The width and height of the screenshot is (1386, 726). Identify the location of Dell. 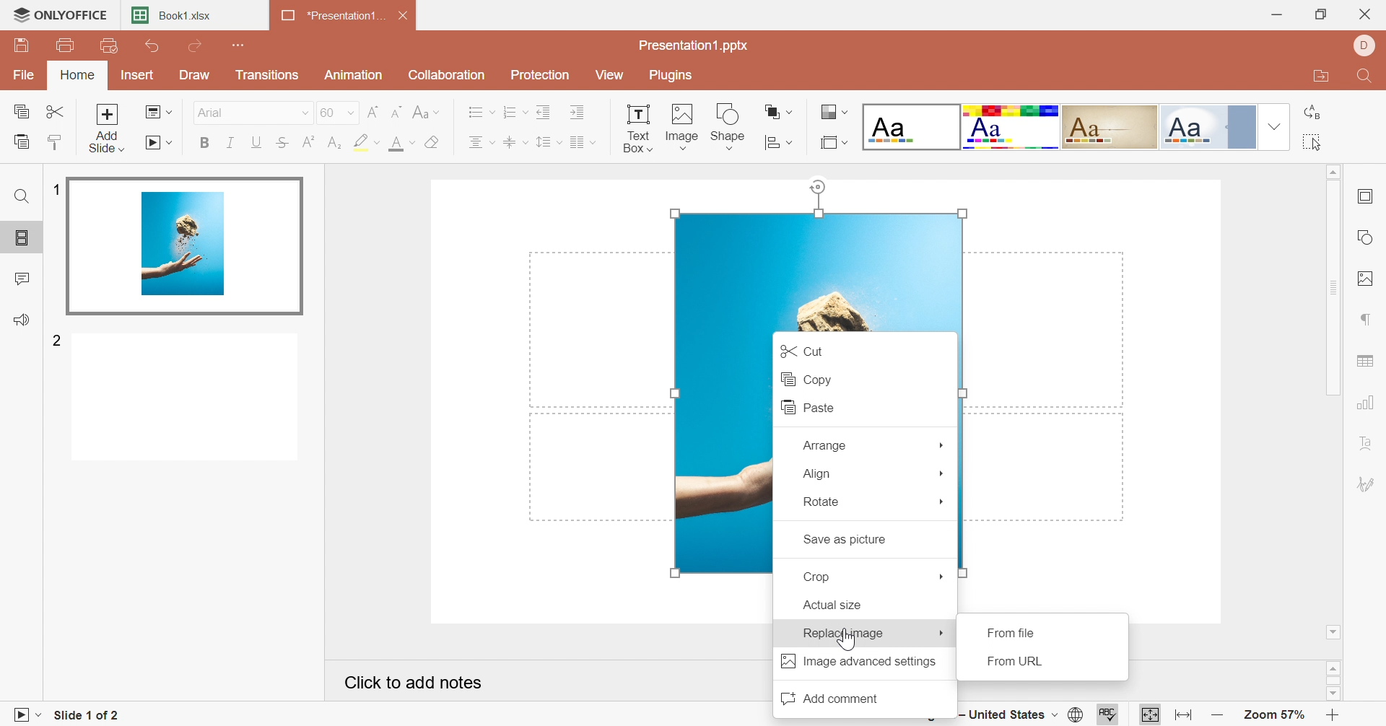
(1364, 47).